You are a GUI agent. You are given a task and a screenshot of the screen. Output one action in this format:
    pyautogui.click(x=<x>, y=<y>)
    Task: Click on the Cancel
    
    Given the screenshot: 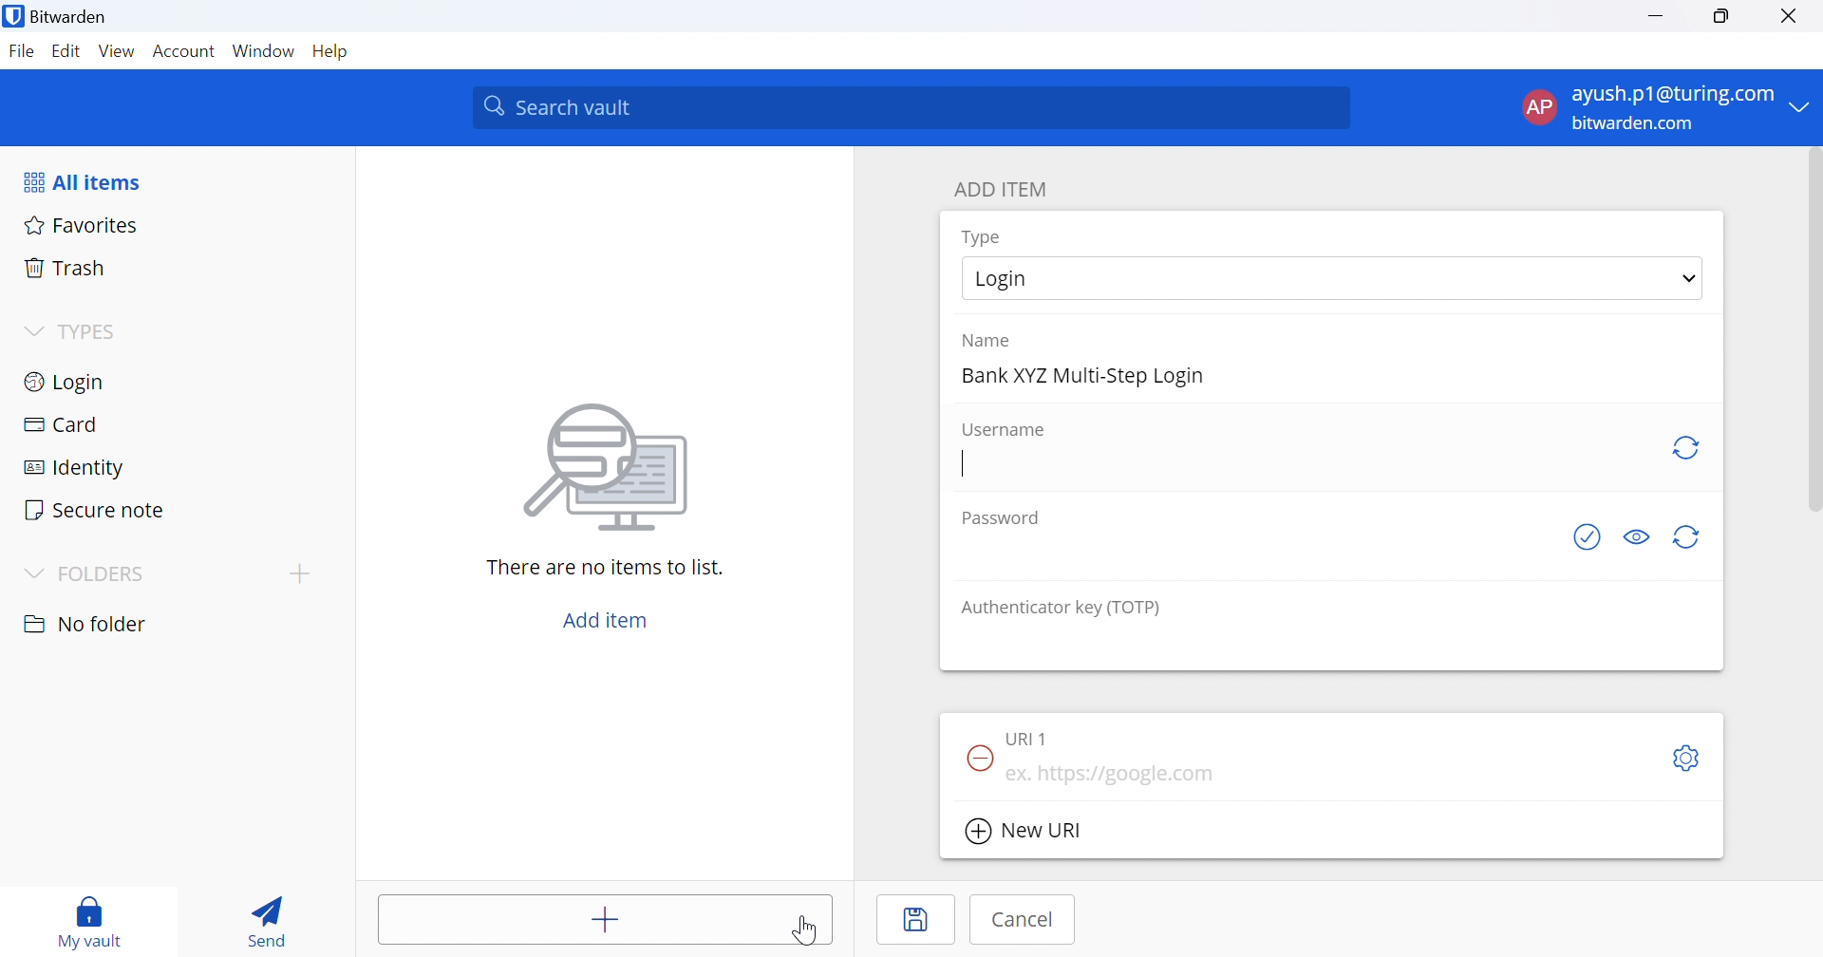 What is the action you would take?
    pyautogui.click(x=1021, y=920)
    